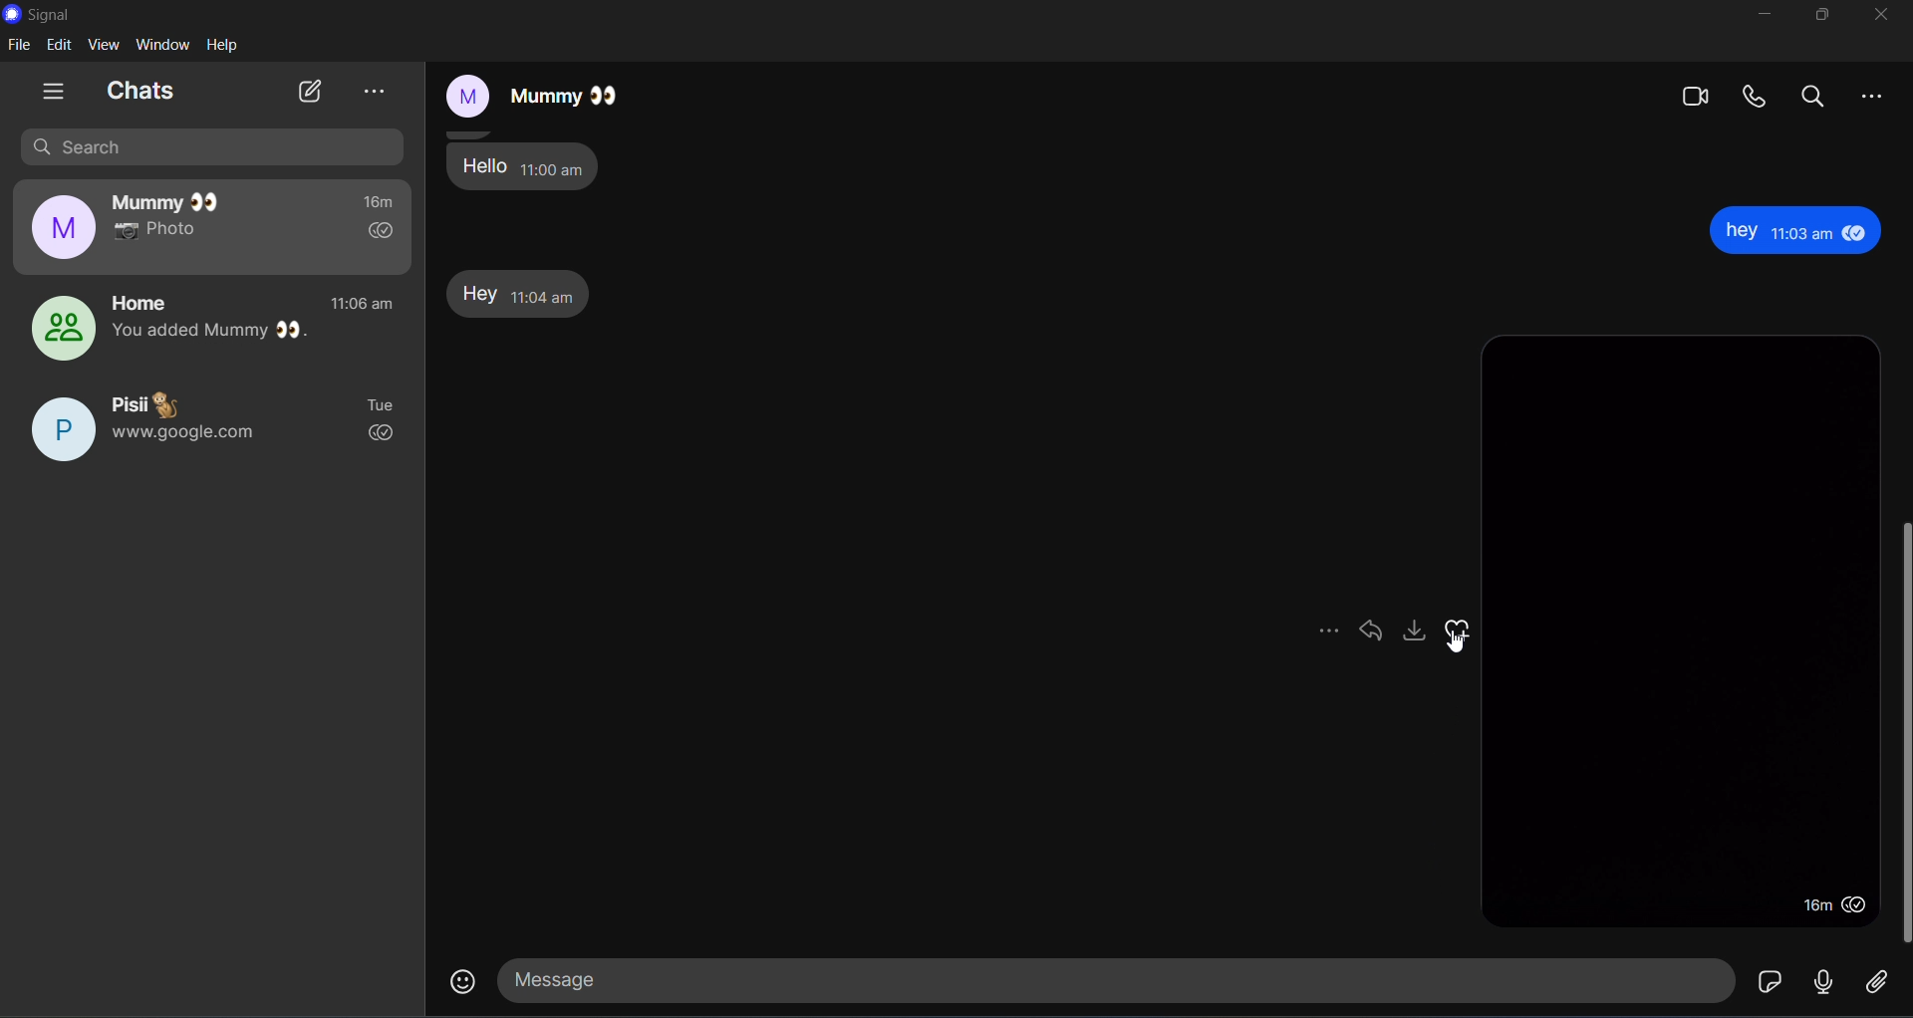 The height and width of the screenshot is (1018, 1913). I want to click on message delivered time, so click(1819, 905).